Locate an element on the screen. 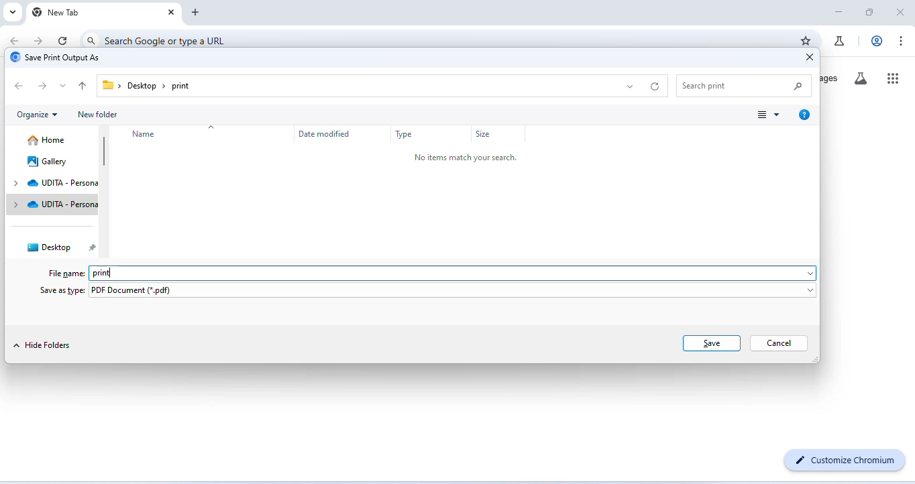 Image resolution: width=915 pixels, height=484 pixels. refresh is located at coordinates (656, 86).